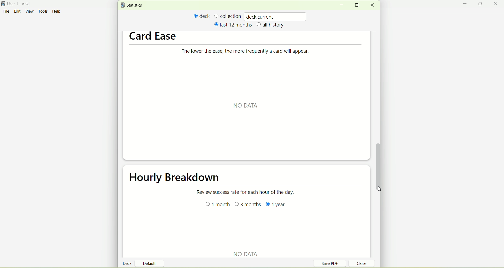 This screenshot has height=268, width=504. What do you see at coordinates (333, 263) in the screenshot?
I see `save PDF` at bounding box center [333, 263].